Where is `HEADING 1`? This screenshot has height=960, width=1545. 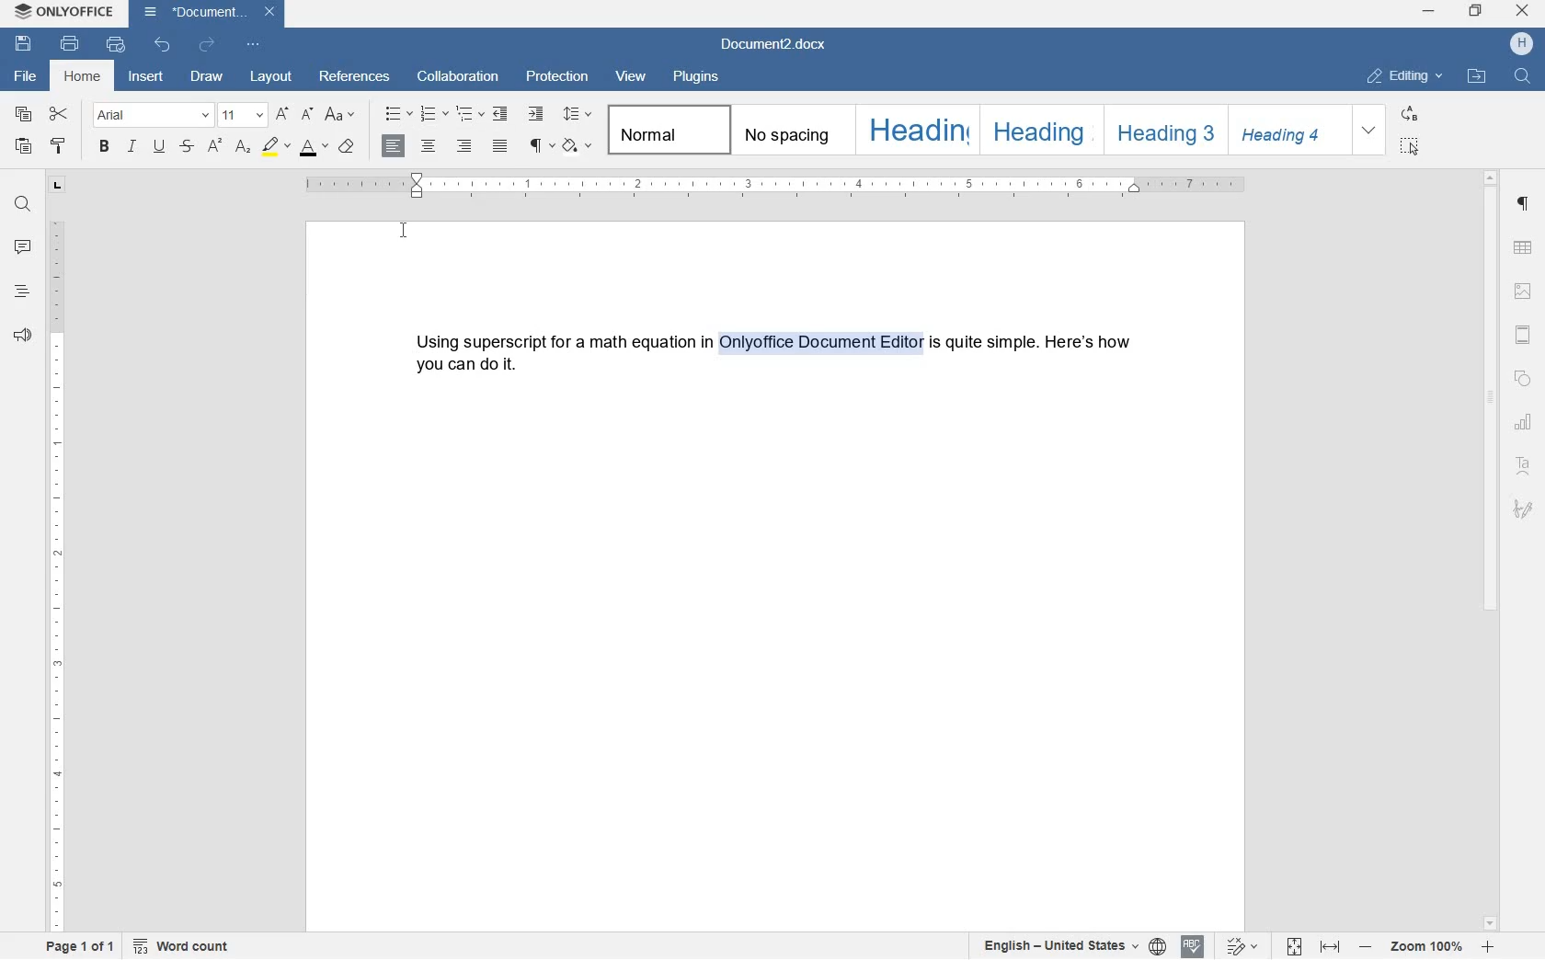 HEADING 1 is located at coordinates (914, 131).